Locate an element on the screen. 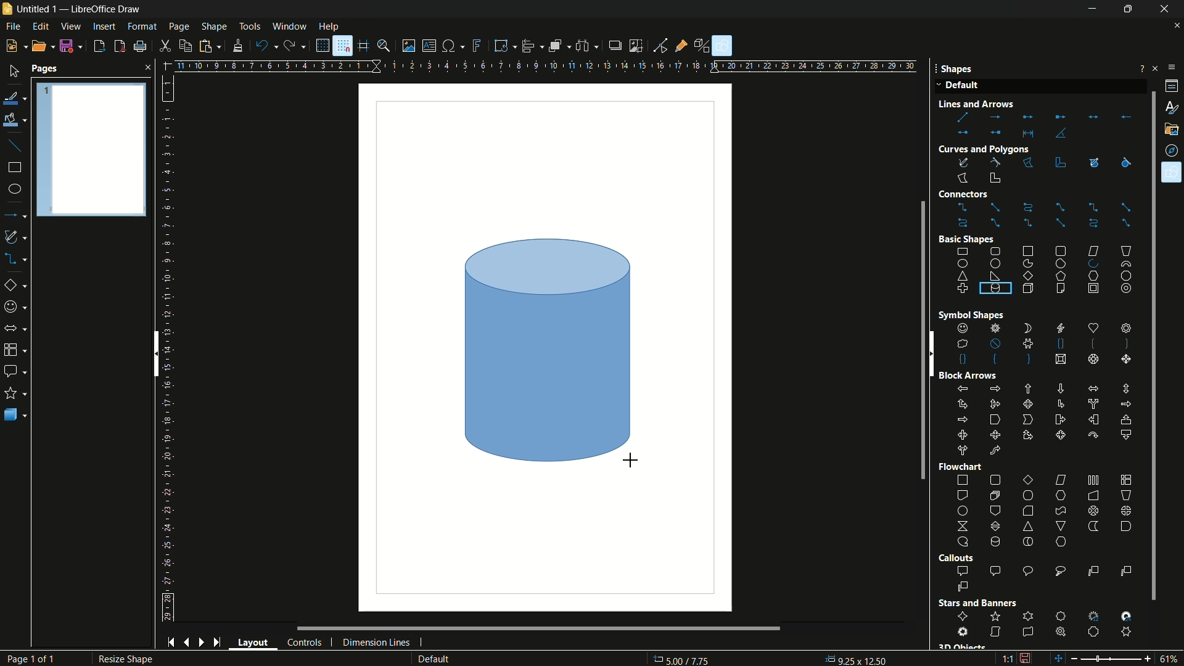 This screenshot has width=1184, height=666. fill color is located at coordinates (14, 120).